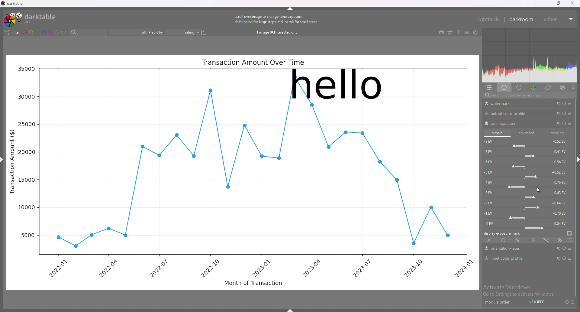  Describe the element at coordinates (361, 268) in the screenshot. I see `2023-07` at that location.